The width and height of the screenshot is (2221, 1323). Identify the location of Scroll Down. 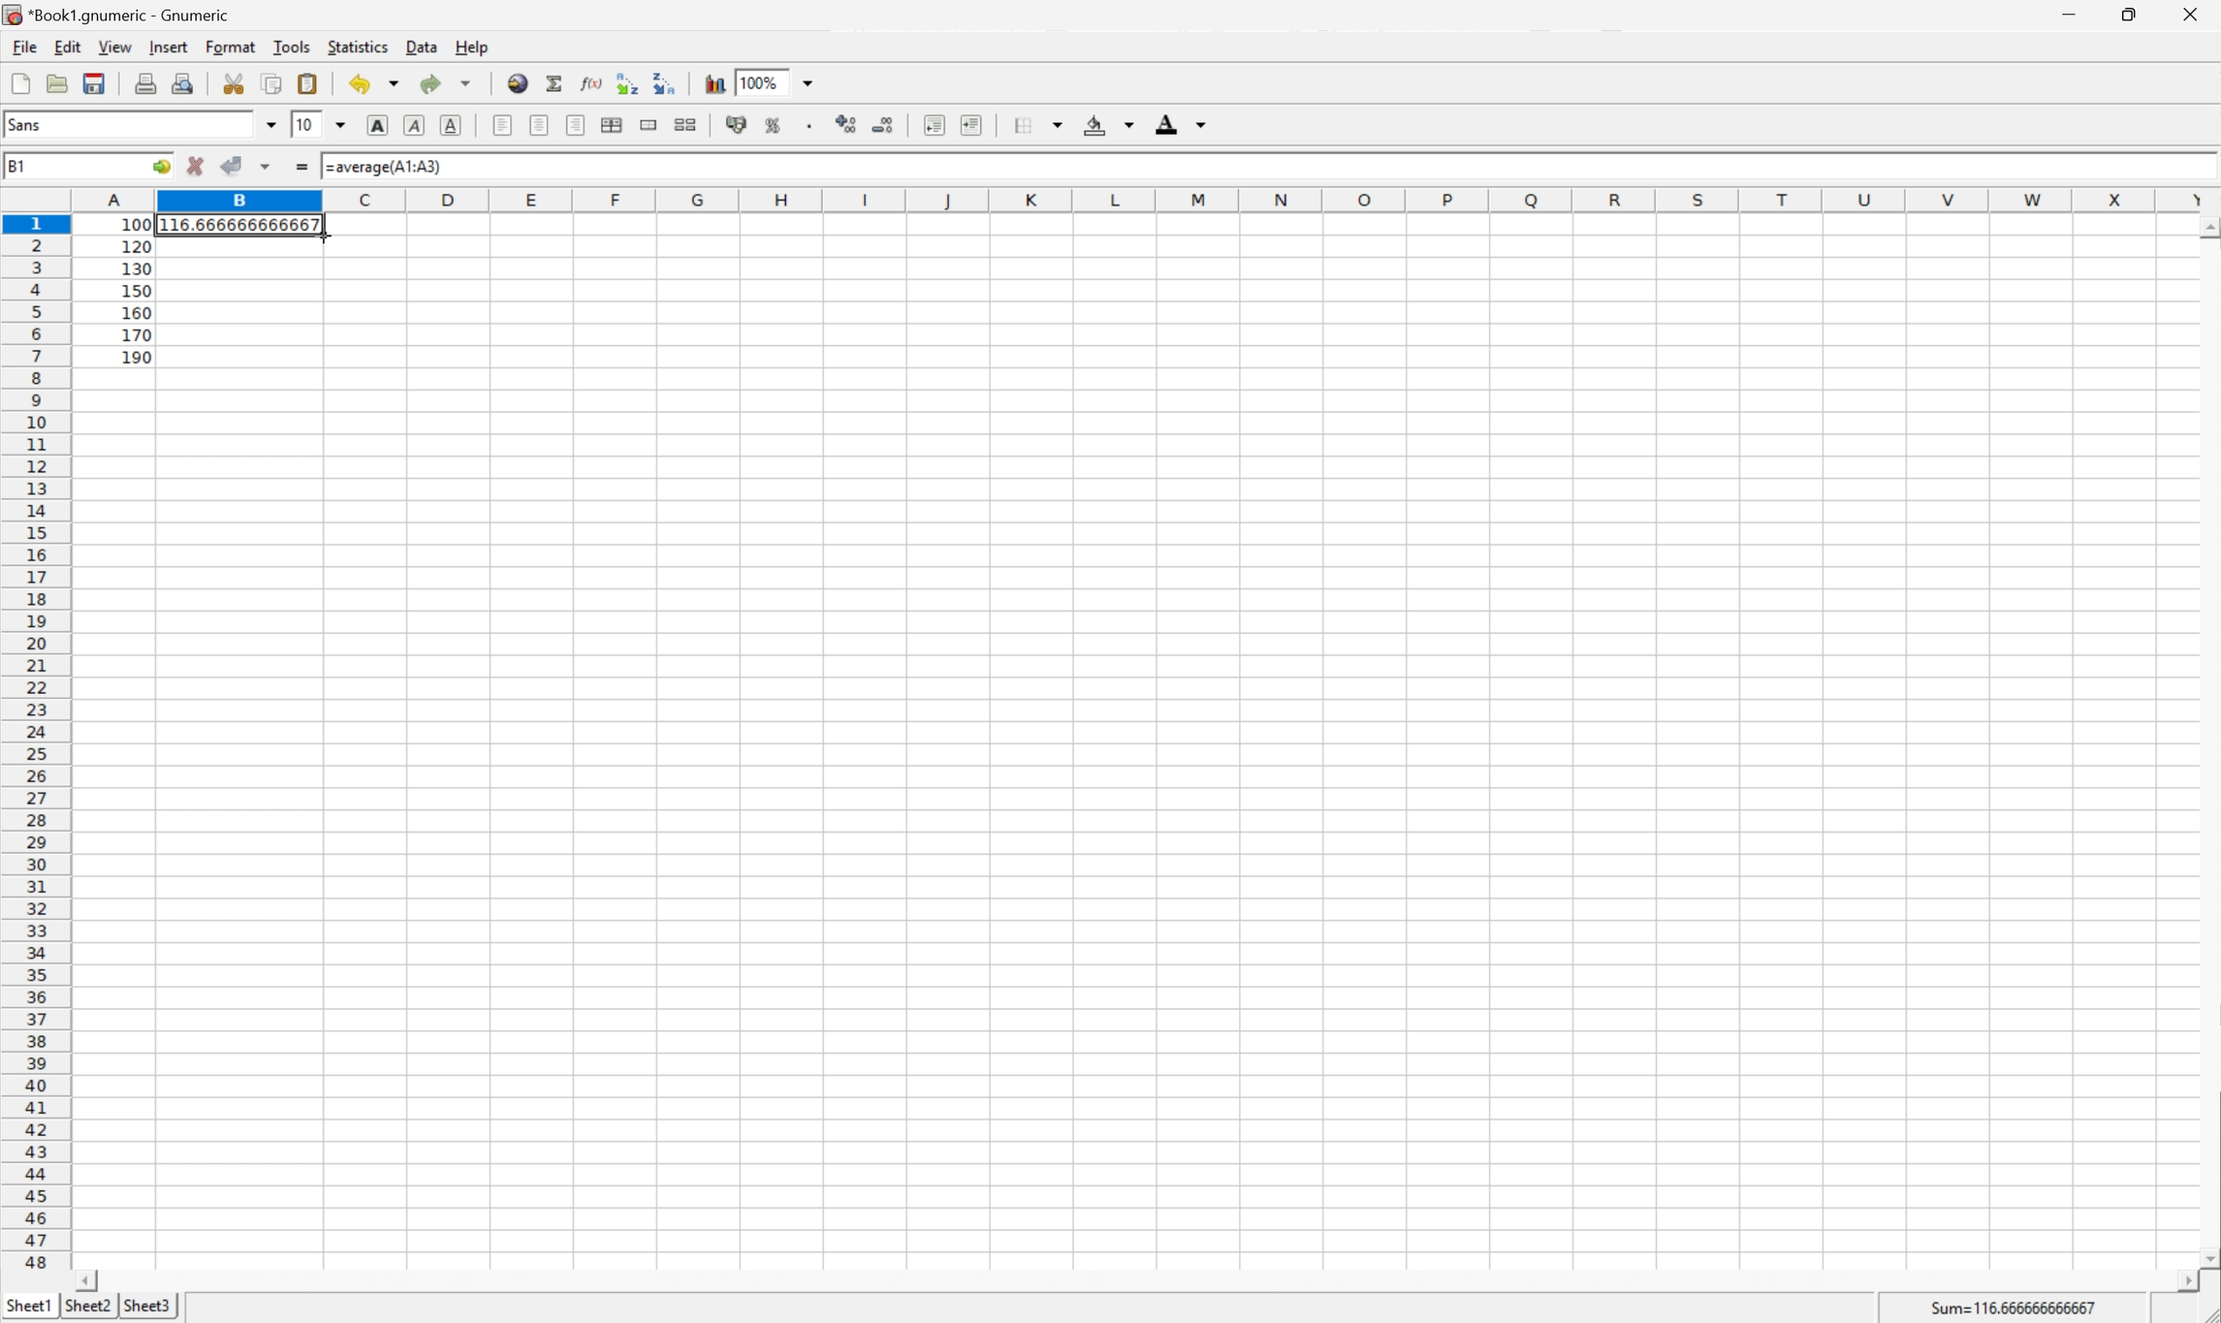
(2207, 1255).